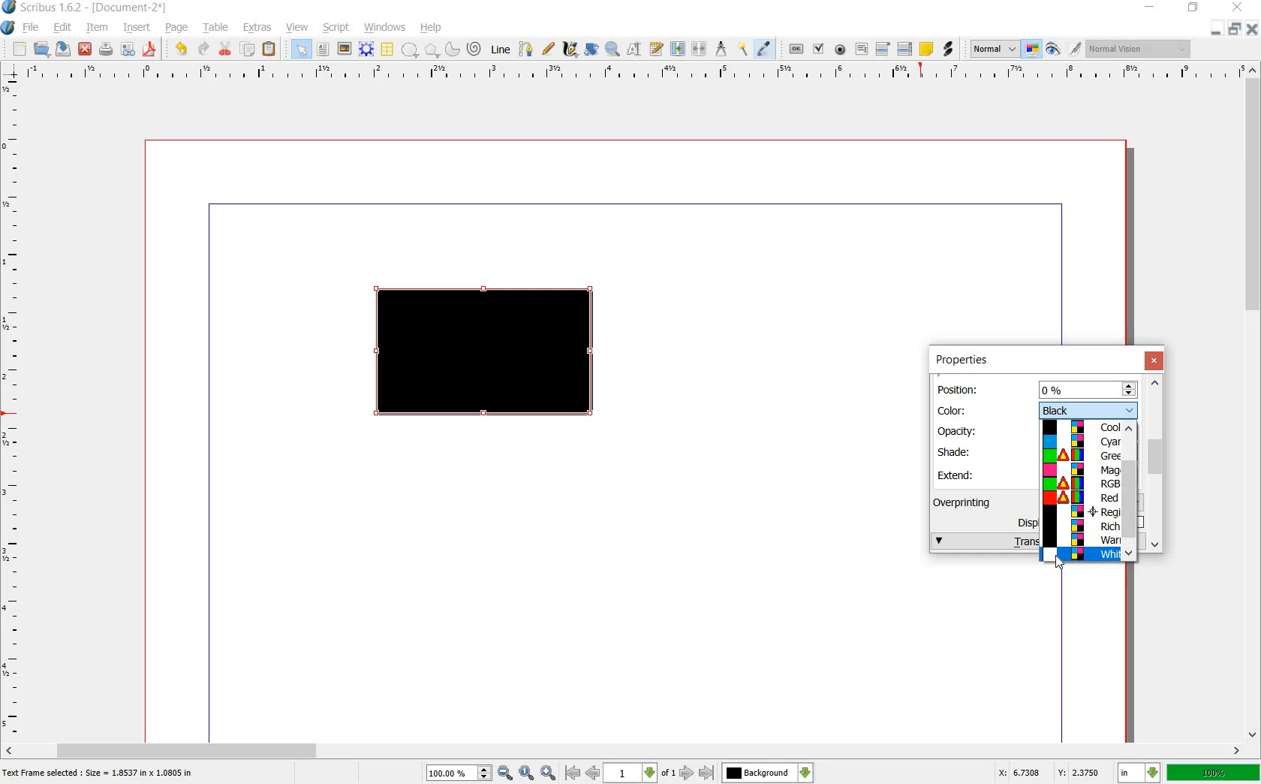 The image size is (1261, 784). What do you see at coordinates (301, 49) in the screenshot?
I see `select item` at bounding box center [301, 49].